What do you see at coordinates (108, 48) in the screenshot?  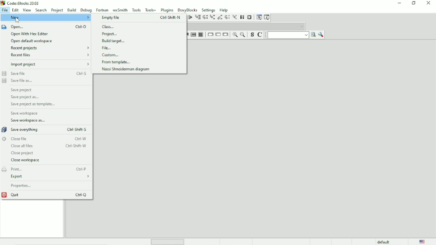 I see `File` at bounding box center [108, 48].